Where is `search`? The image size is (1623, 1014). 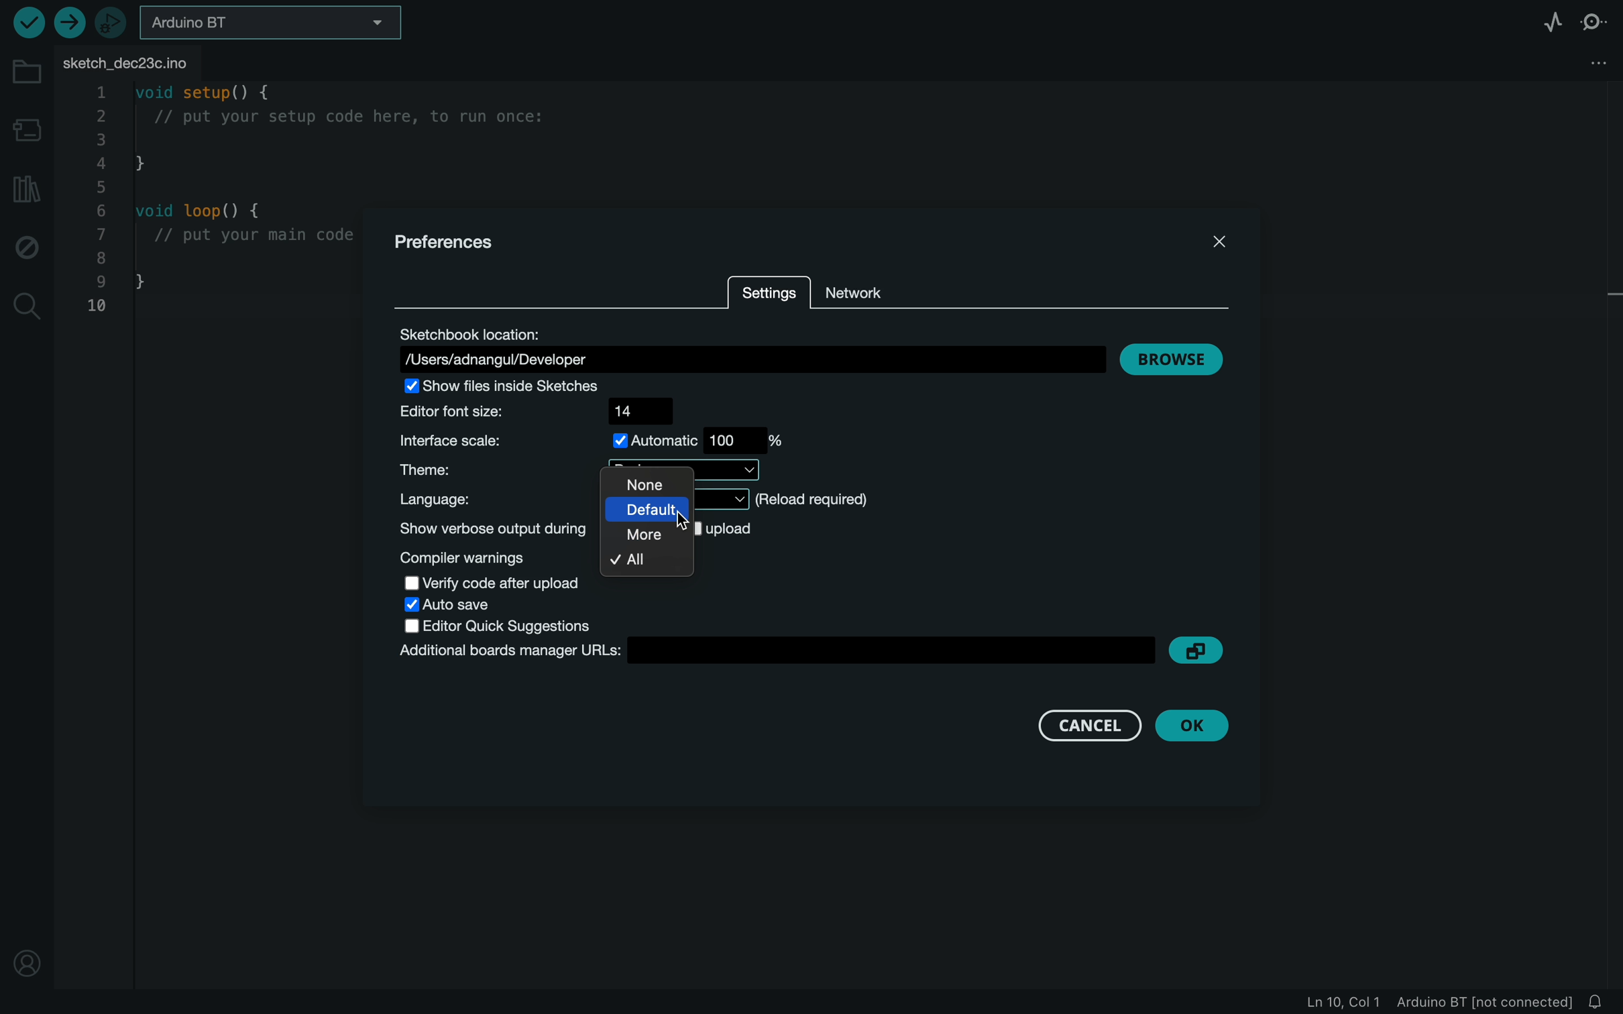
search is located at coordinates (23, 308).